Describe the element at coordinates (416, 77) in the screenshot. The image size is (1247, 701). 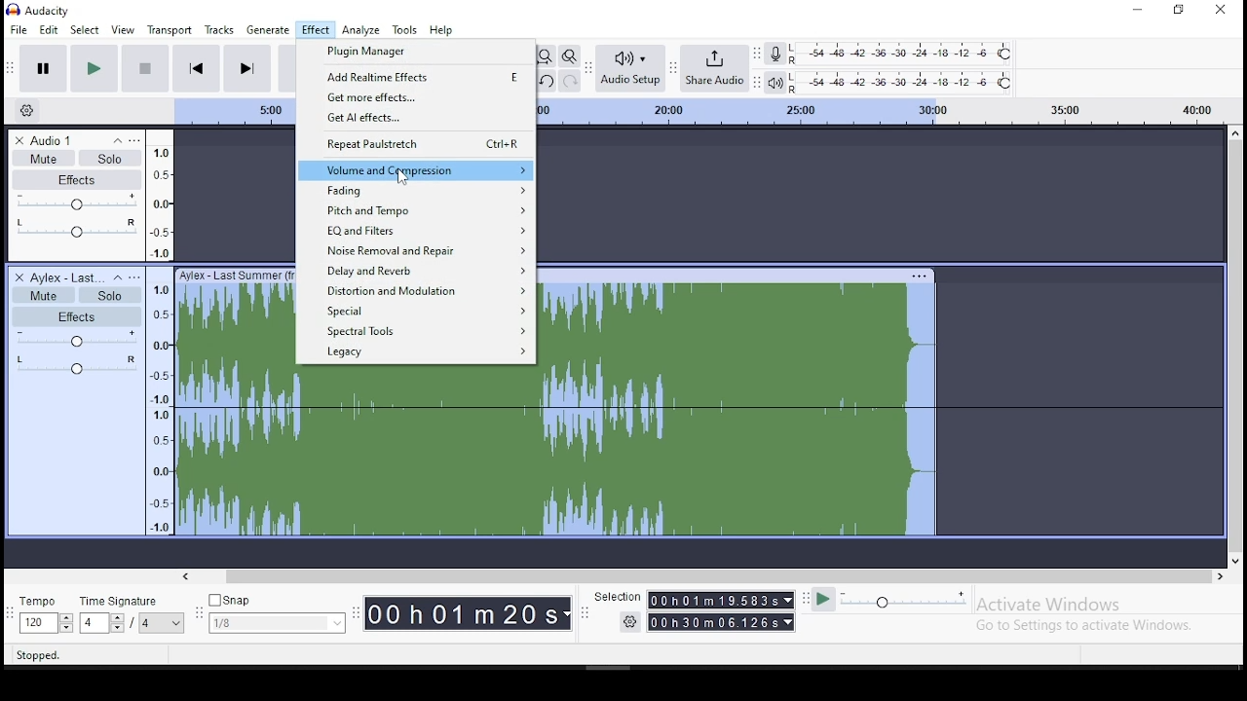
I see `add realtime` at that location.